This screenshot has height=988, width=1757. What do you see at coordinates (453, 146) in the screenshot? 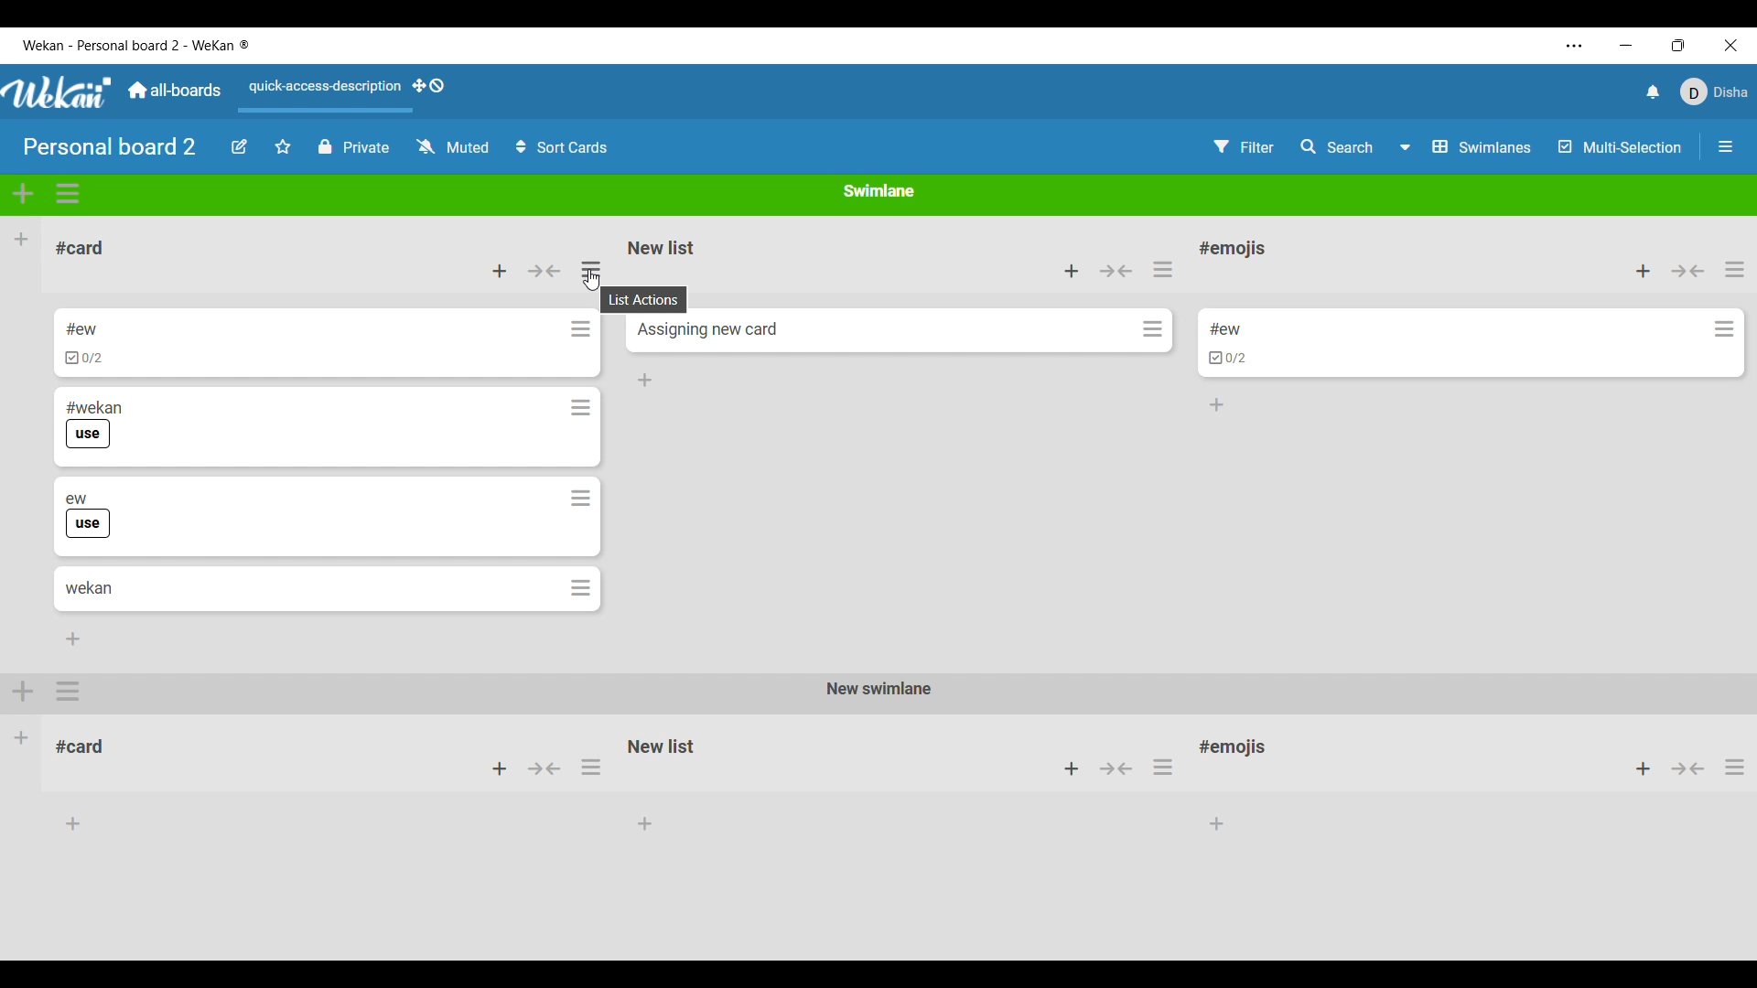
I see `Watch options` at bounding box center [453, 146].